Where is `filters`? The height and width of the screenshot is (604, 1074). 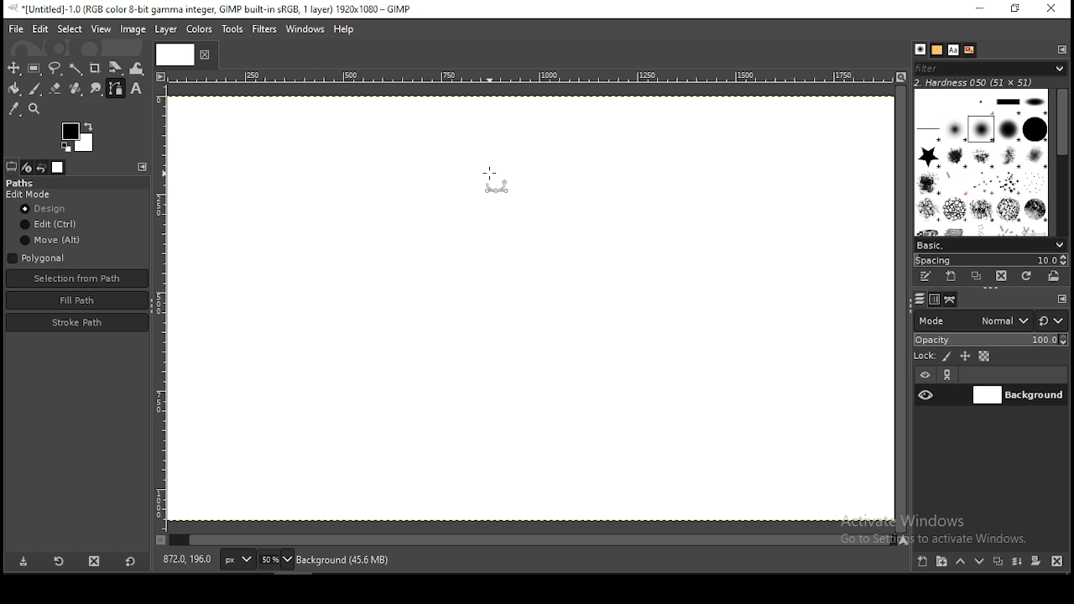
filters is located at coordinates (993, 70).